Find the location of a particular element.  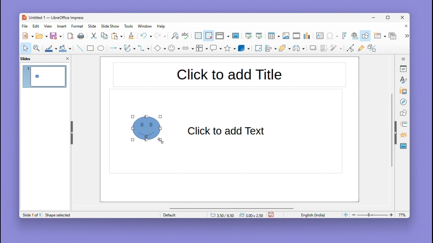

Duplicate slide is located at coordinates (393, 36).